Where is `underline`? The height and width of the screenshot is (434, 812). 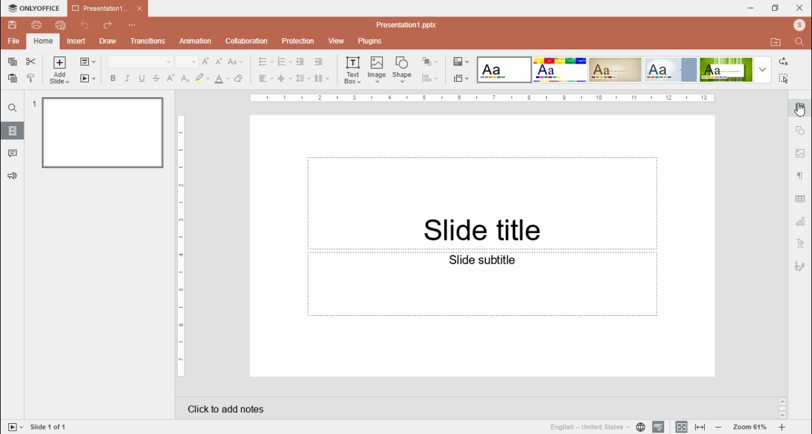 underline is located at coordinates (142, 79).